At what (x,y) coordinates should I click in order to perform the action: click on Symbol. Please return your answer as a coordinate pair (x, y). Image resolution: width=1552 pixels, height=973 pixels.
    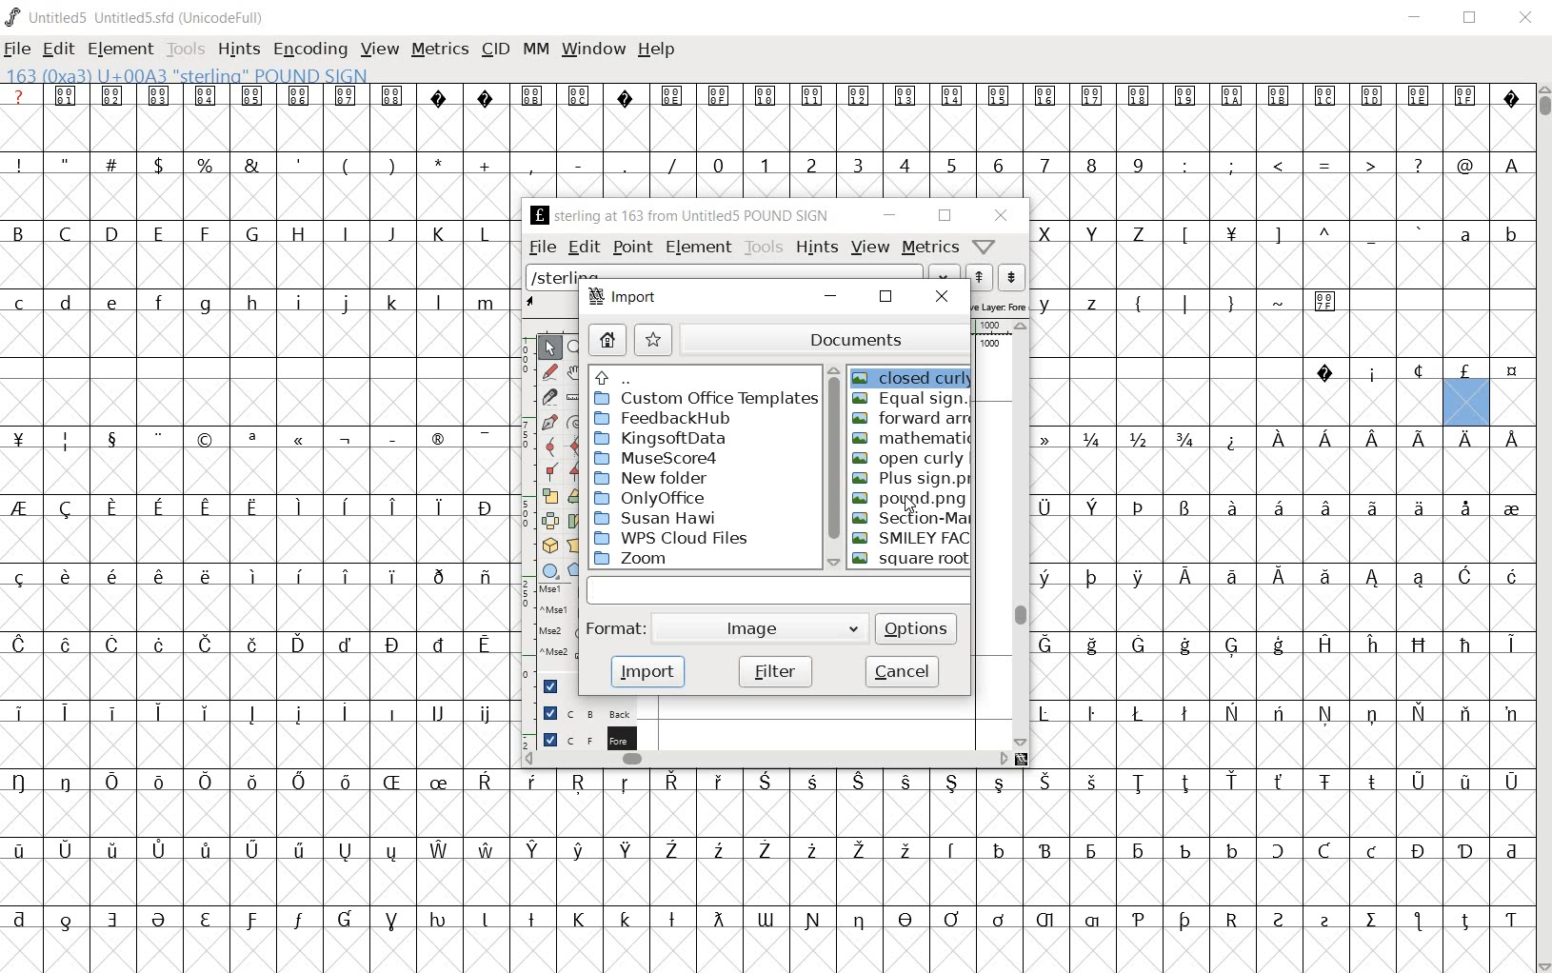
    Looking at the image, I should click on (1420, 712).